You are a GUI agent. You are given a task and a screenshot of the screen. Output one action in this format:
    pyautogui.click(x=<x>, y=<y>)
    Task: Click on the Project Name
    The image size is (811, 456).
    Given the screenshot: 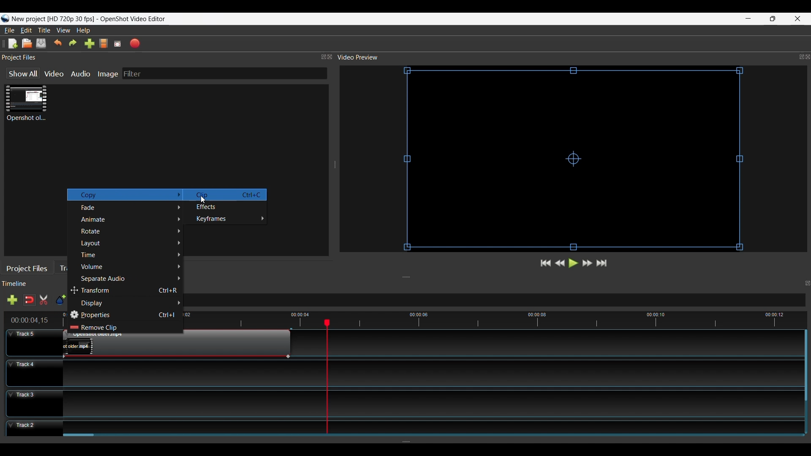 What is the action you would take?
    pyautogui.click(x=53, y=19)
    